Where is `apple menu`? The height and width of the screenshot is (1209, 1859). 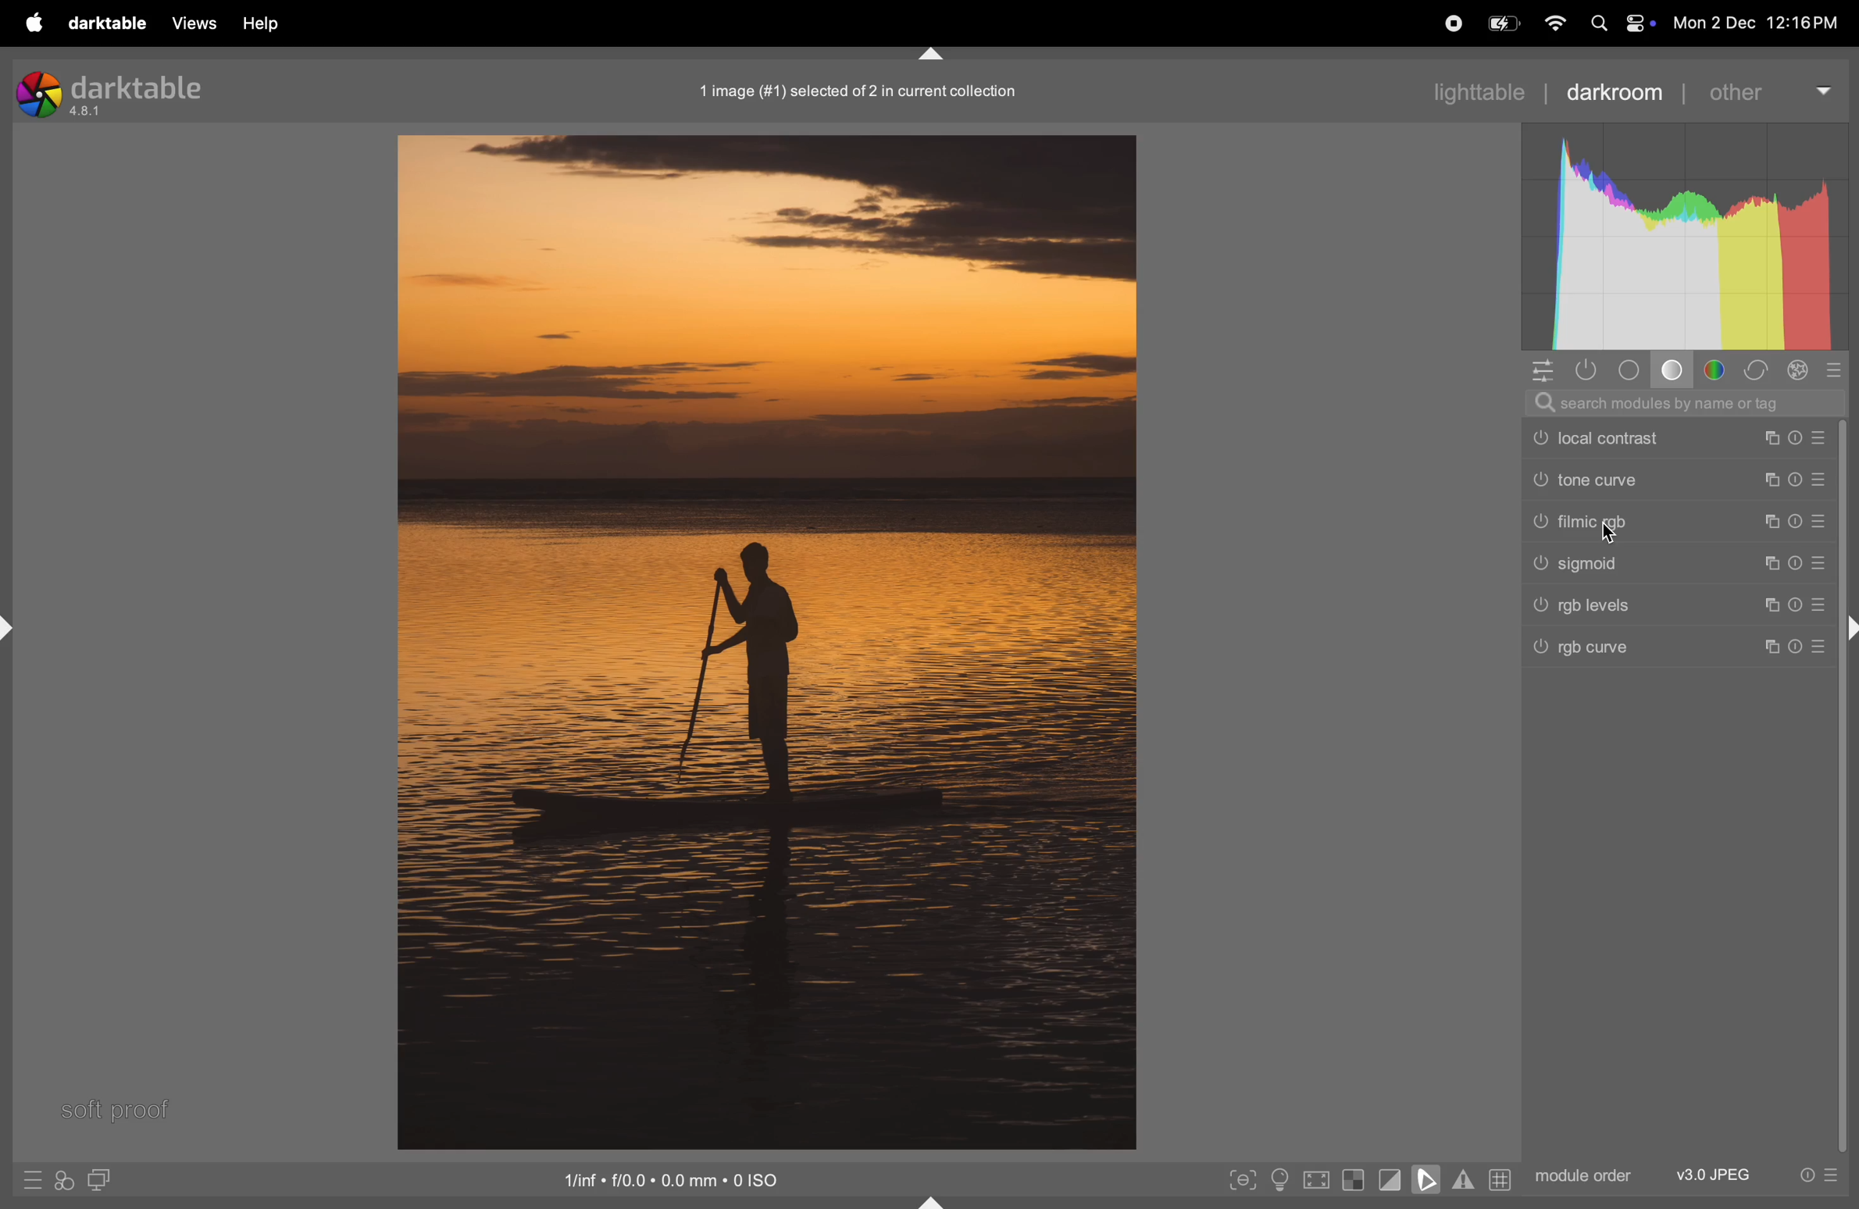
apple menu is located at coordinates (30, 23).